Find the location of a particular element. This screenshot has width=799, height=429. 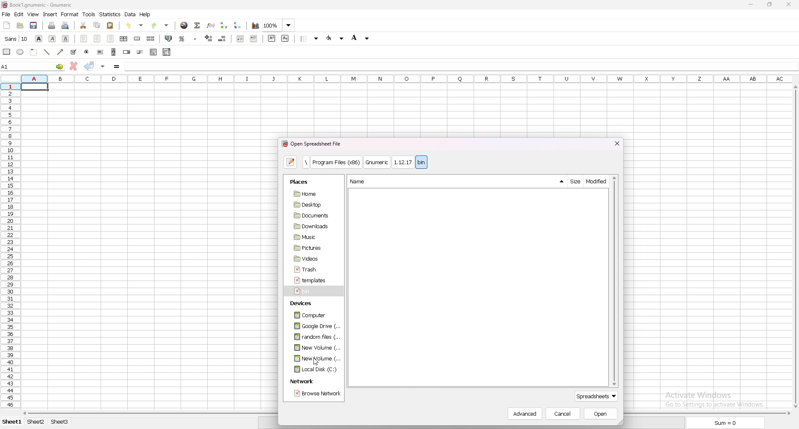

chart is located at coordinates (255, 26).